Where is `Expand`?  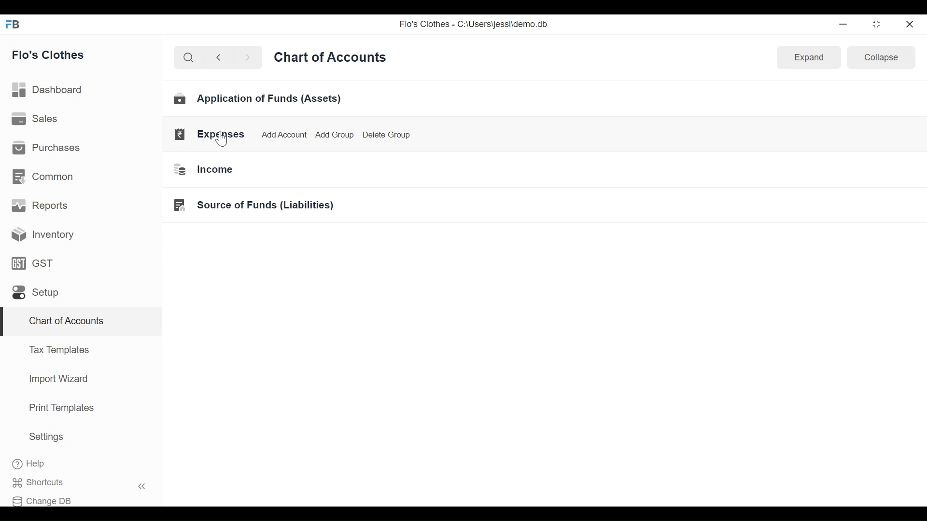
Expand is located at coordinates (809, 58).